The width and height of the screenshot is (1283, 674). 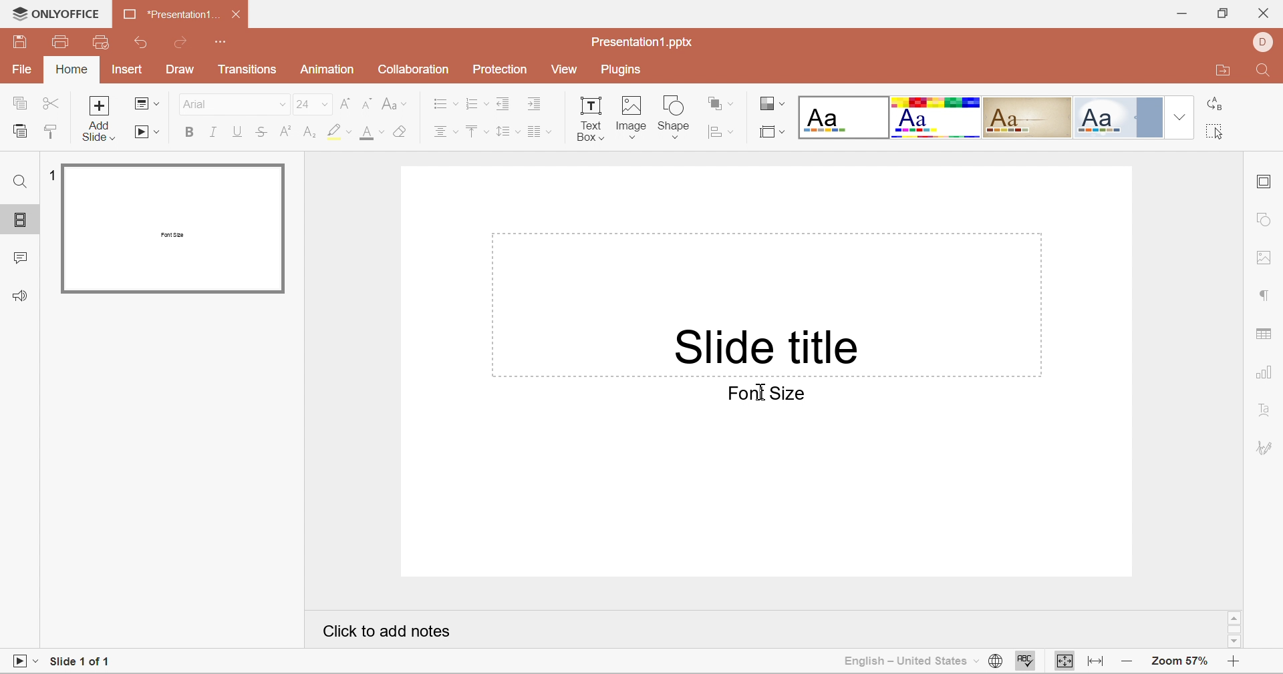 What do you see at coordinates (339, 134) in the screenshot?
I see `Highlight color` at bounding box center [339, 134].